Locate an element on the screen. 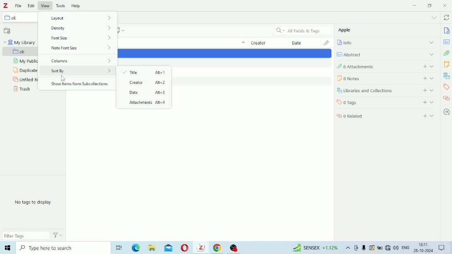 The width and height of the screenshot is (452, 254). Date is located at coordinates (303, 43).